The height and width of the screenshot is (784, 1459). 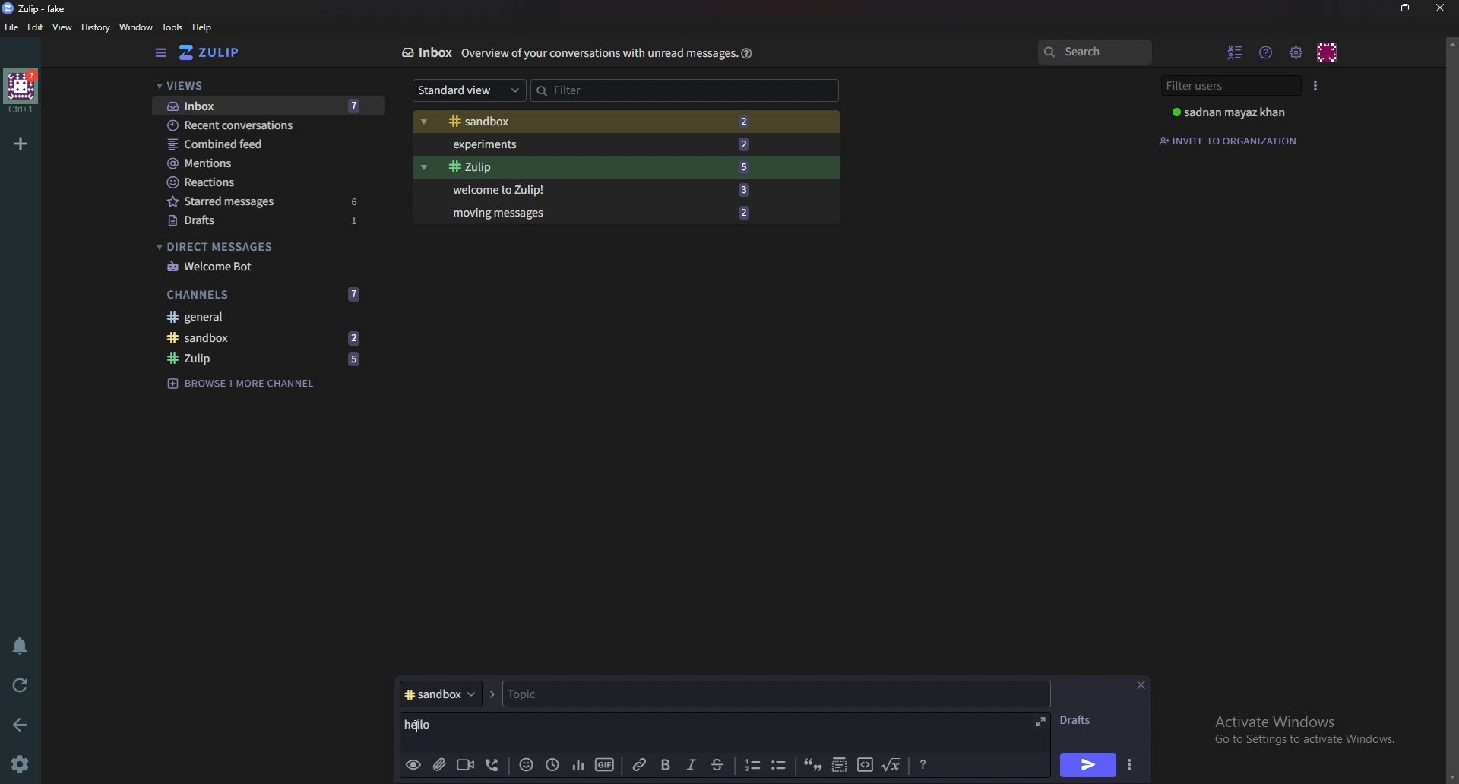 What do you see at coordinates (1451, 407) in the screenshot?
I see `scroll bar` at bounding box center [1451, 407].